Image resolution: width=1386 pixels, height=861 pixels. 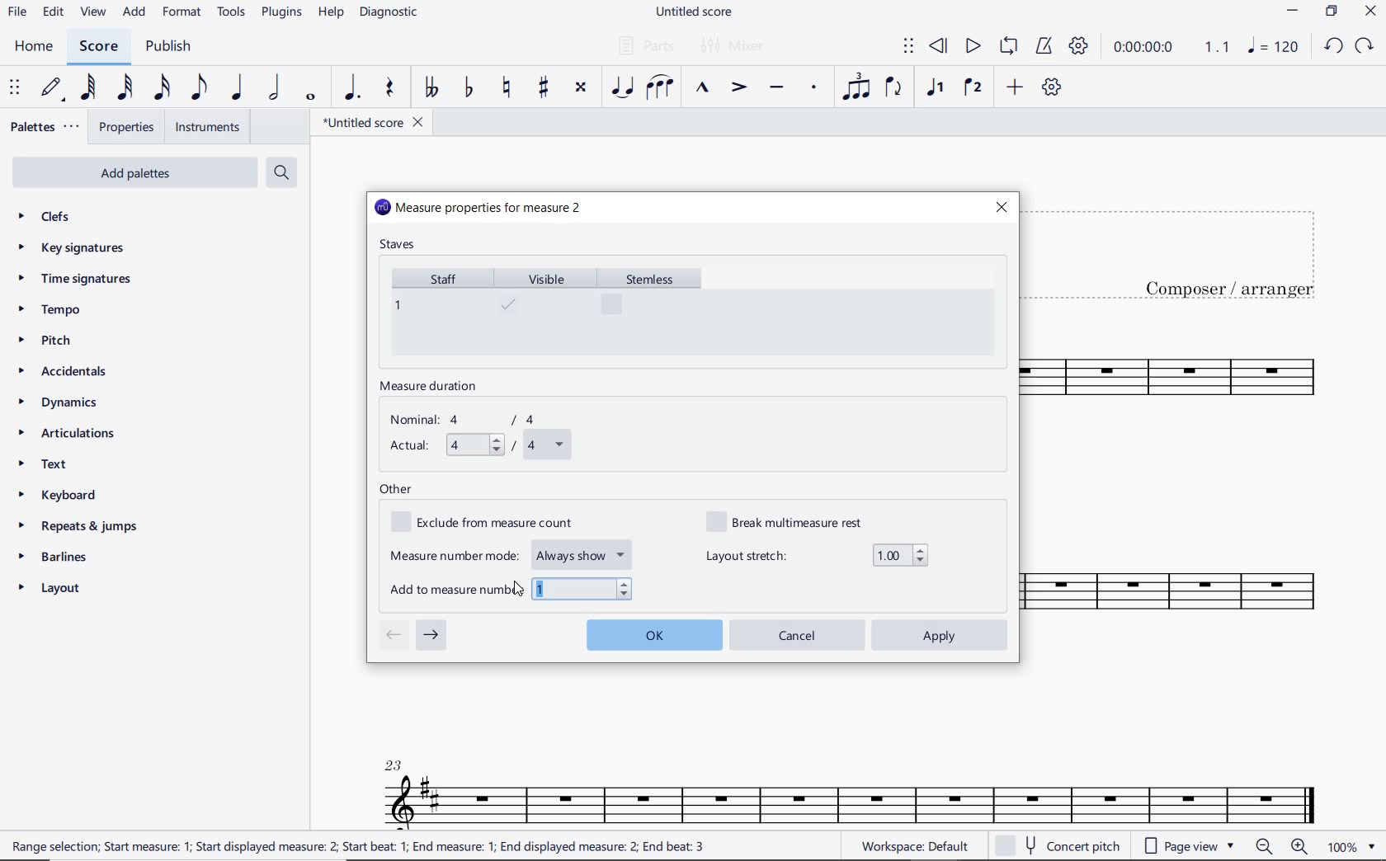 What do you see at coordinates (276, 88) in the screenshot?
I see `HALF NOTE` at bounding box center [276, 88].